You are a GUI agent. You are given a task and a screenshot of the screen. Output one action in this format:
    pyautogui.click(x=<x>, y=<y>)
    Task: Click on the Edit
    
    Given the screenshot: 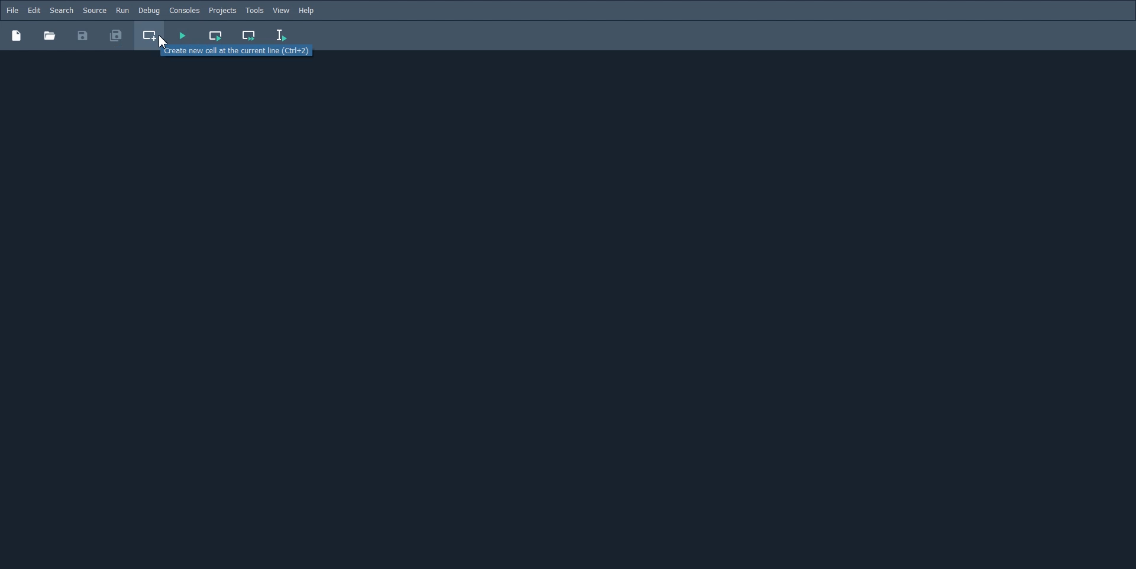 What is the action you would take?
    pyautogui.click(x=34, y=11)
    